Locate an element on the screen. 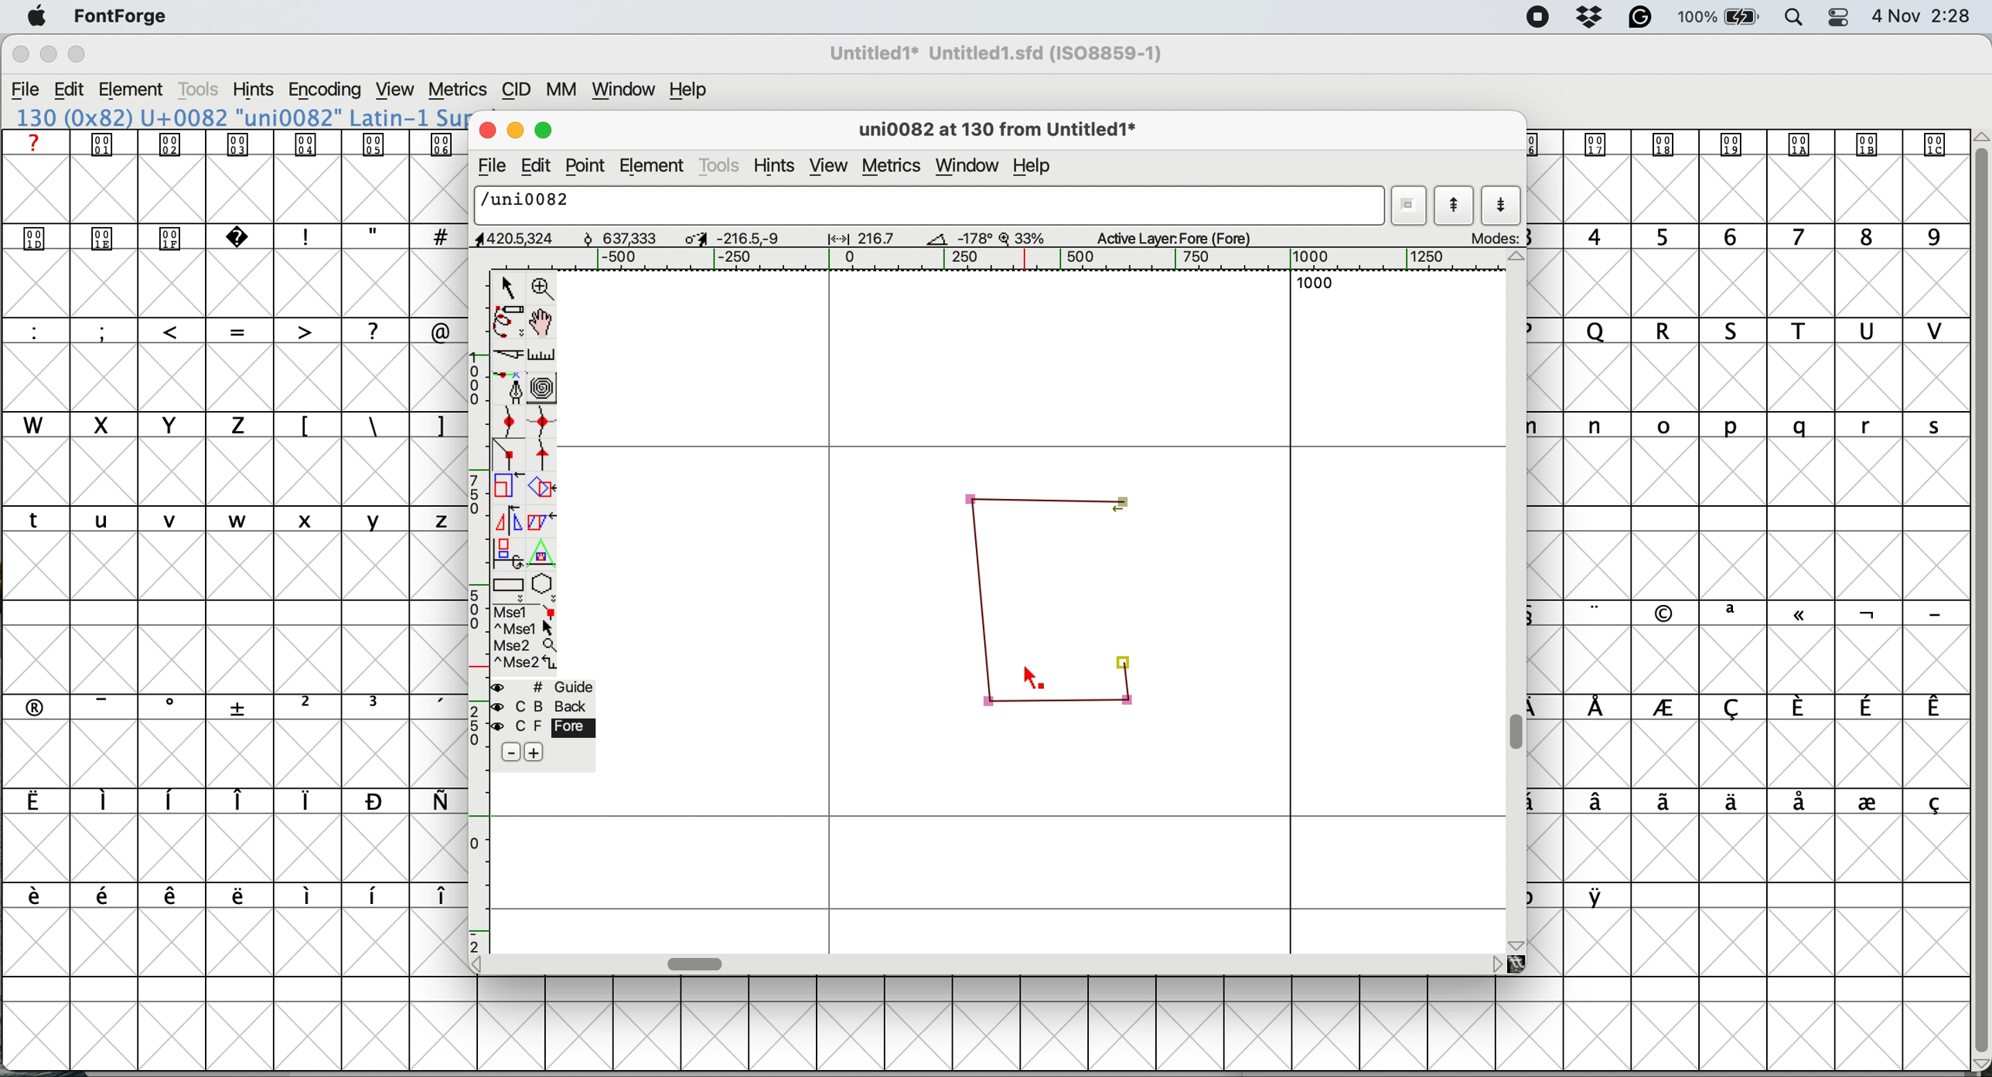  dropbox is located at coordinates (1592, 16).